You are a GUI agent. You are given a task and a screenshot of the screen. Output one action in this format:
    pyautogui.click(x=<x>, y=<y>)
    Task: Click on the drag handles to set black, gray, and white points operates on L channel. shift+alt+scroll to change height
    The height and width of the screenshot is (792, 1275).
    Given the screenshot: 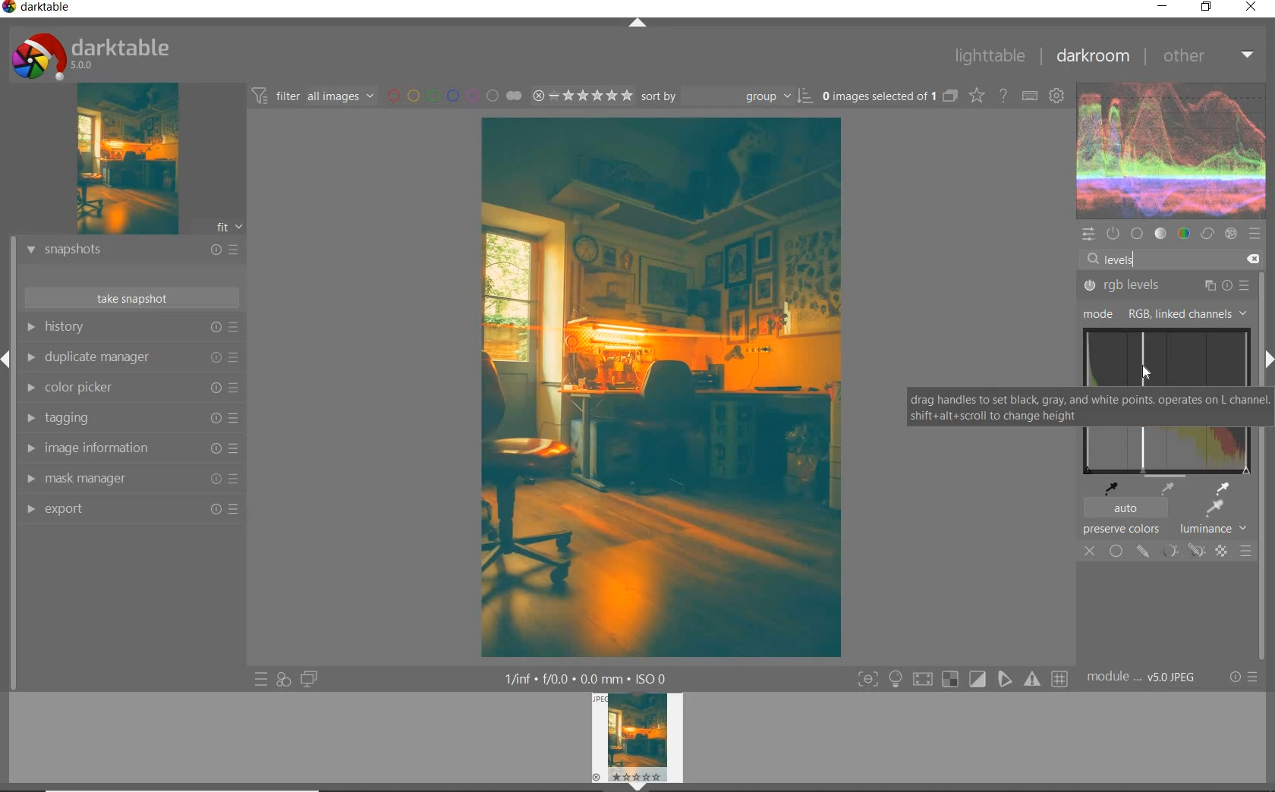 What is the action you would take?
    pyautogui.click(x=1078, y=407)
    